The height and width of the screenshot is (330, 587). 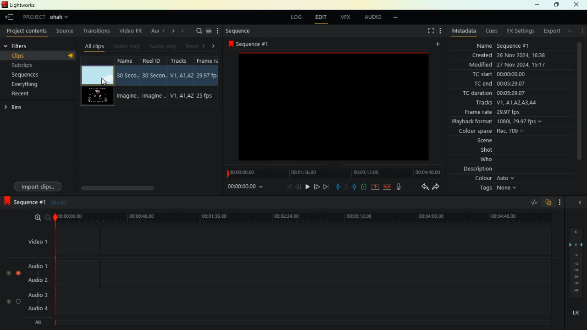 I want to click on left, so click(x=164, y=30).